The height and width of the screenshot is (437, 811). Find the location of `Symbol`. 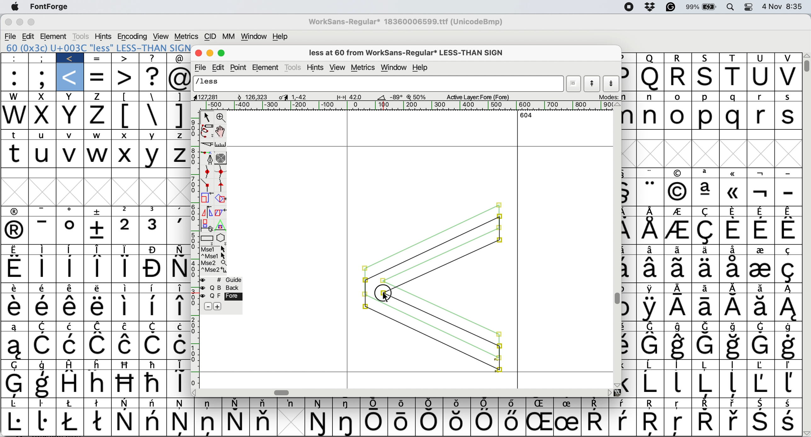

Symbol is located at coordinates (16, 384).